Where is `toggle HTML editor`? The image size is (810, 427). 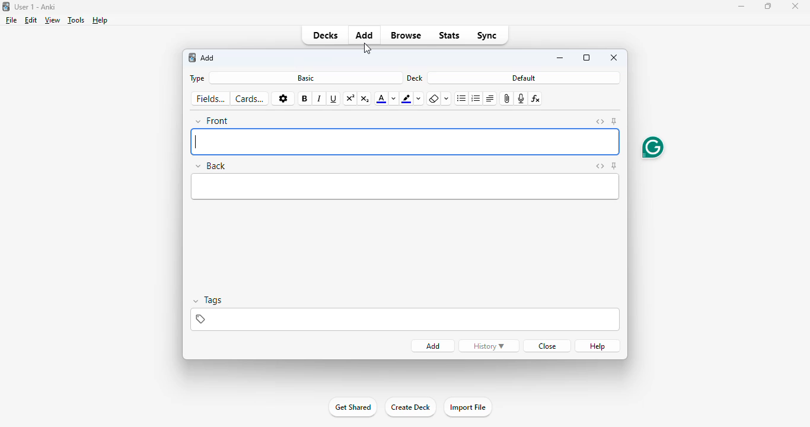
toggle HTML editor is located at coordinates (600, 122).